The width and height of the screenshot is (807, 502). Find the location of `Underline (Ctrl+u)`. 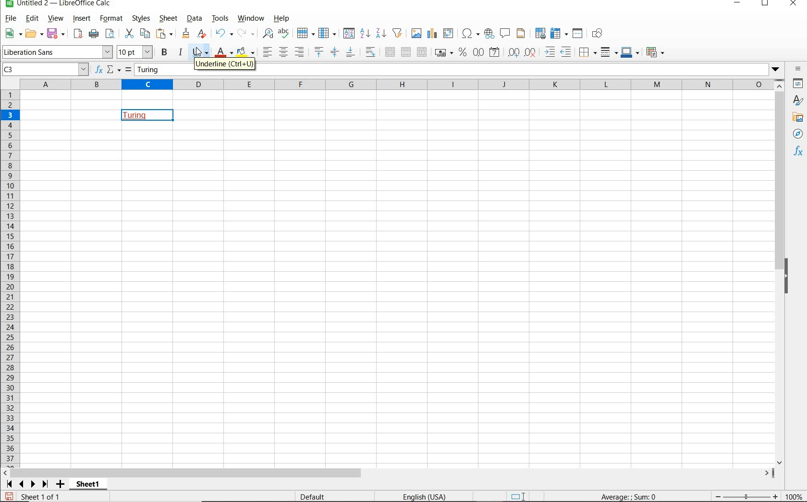

Underline (Ctrl+u) is located at coordinates (225, 65).